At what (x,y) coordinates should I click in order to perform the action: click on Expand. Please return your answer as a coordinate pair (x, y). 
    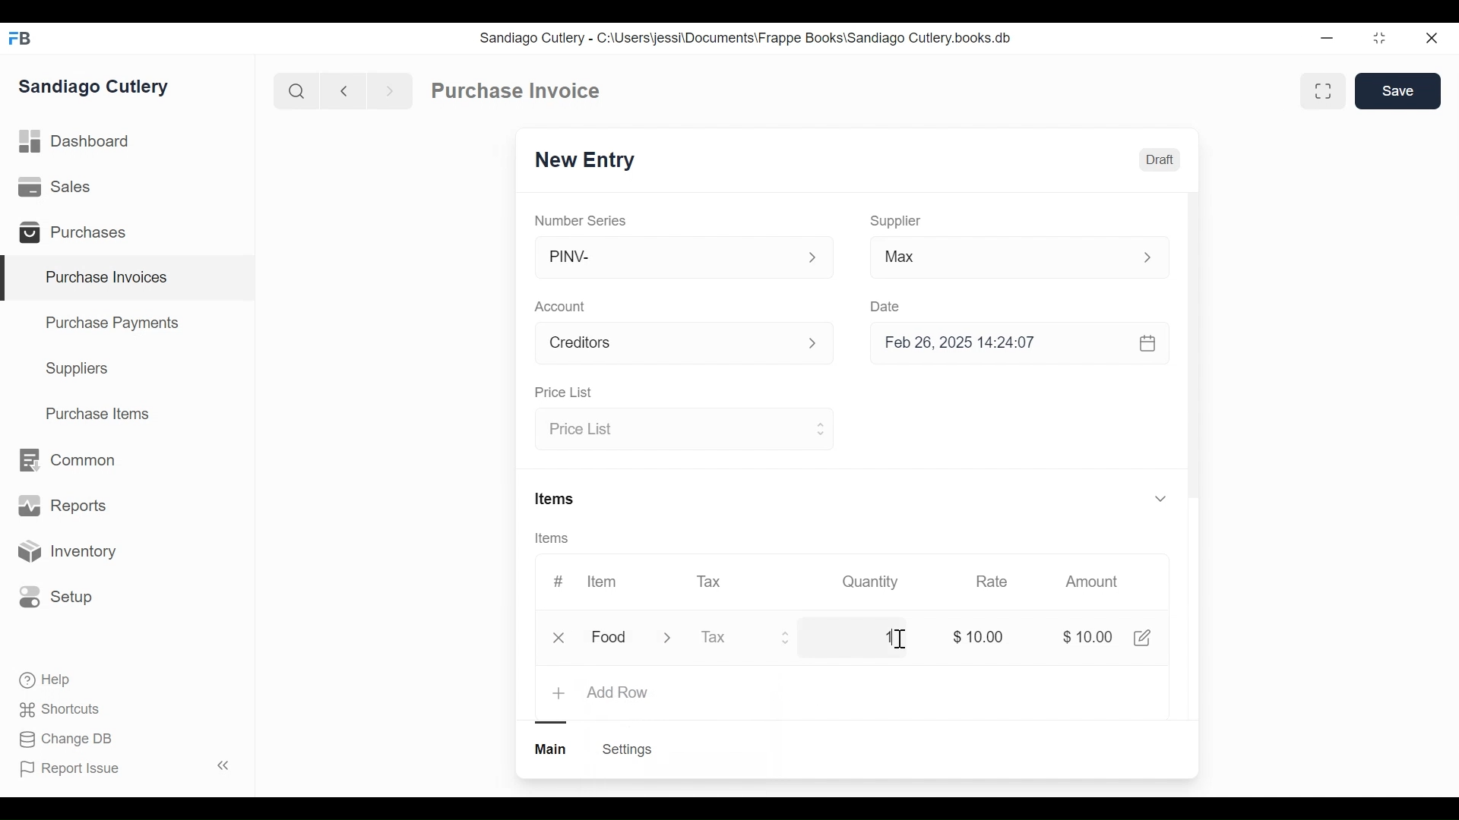
    Looking at the image, I should click on (821, 345).